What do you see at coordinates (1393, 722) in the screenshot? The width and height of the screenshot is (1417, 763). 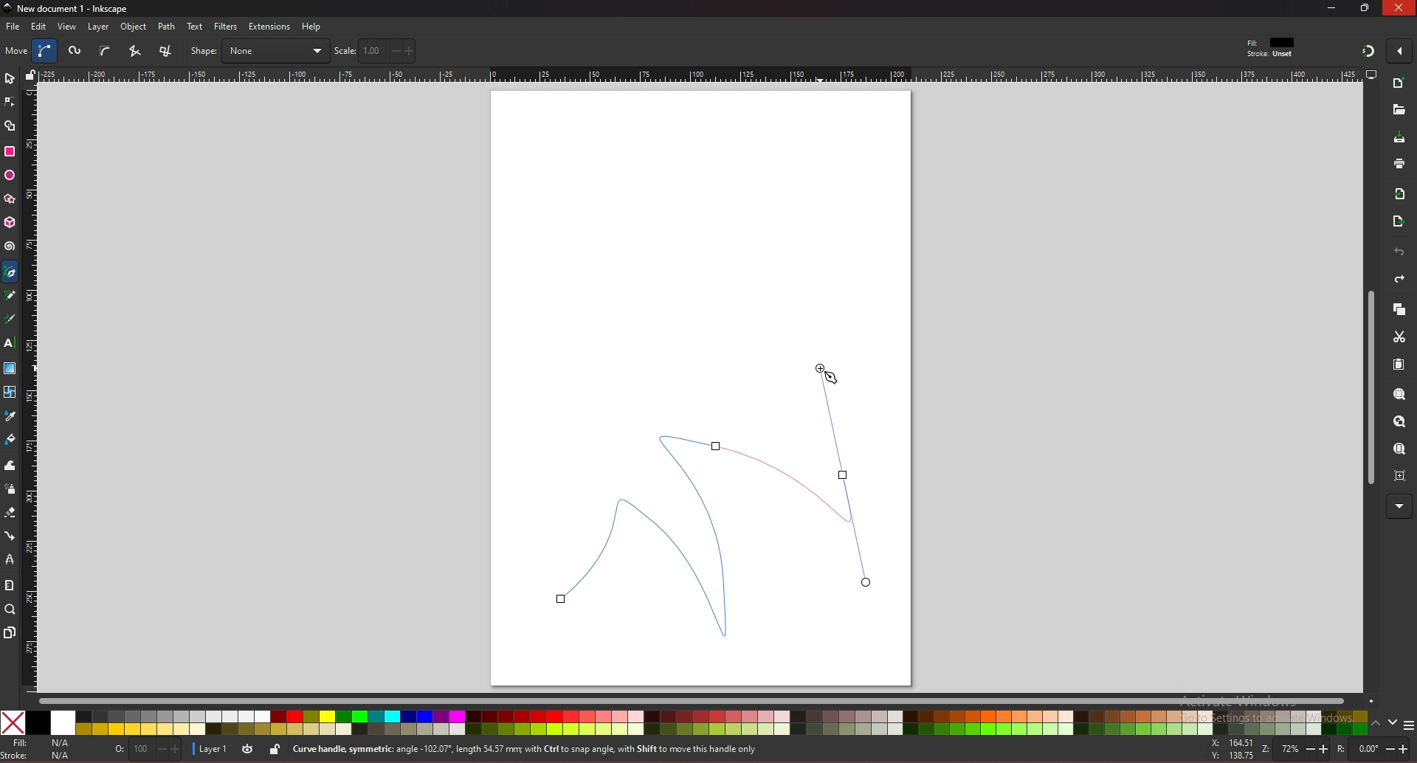 I see `down` at bounding box center [1393, 722].